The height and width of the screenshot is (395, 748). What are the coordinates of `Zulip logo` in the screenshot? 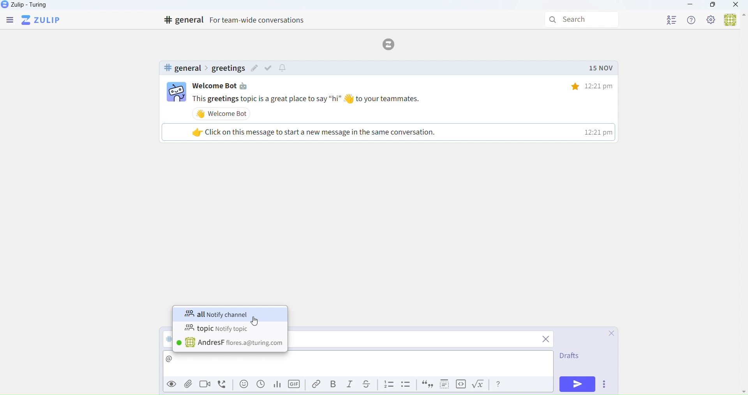 It's located at (42, 20).